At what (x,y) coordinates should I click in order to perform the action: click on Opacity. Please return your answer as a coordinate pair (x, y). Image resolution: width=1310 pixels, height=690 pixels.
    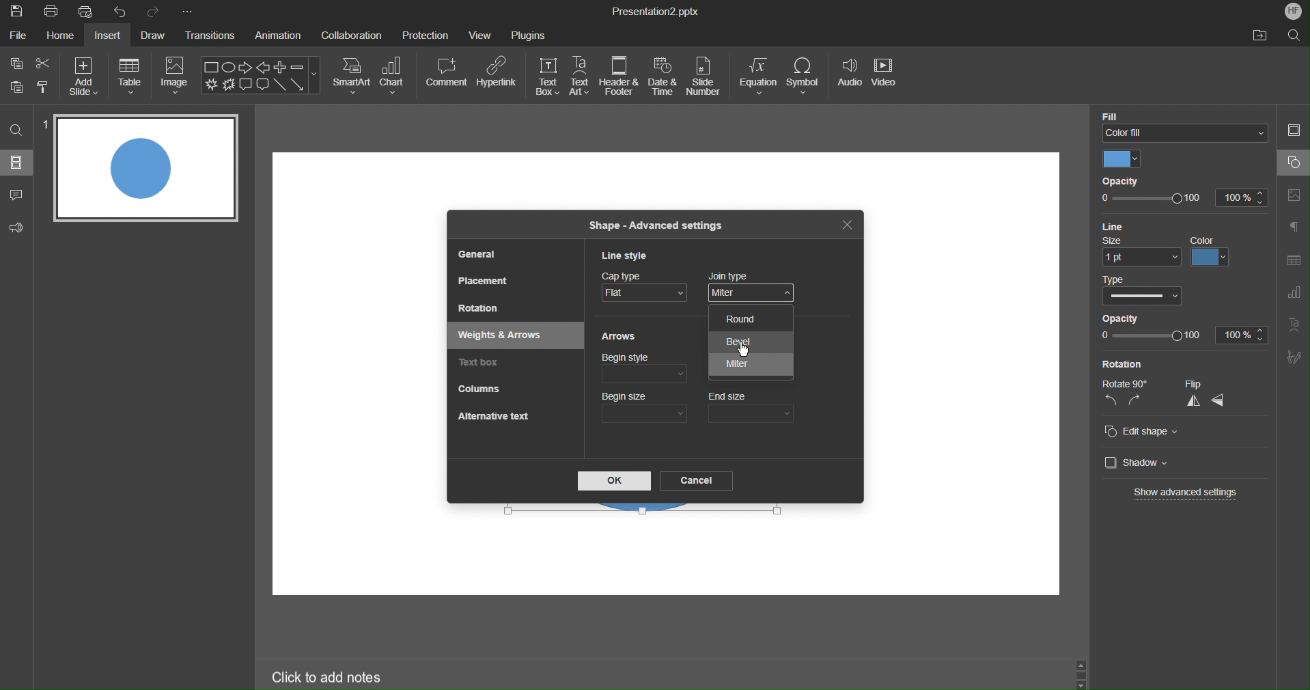
    Looking at the image, I should click on (1121, 181).